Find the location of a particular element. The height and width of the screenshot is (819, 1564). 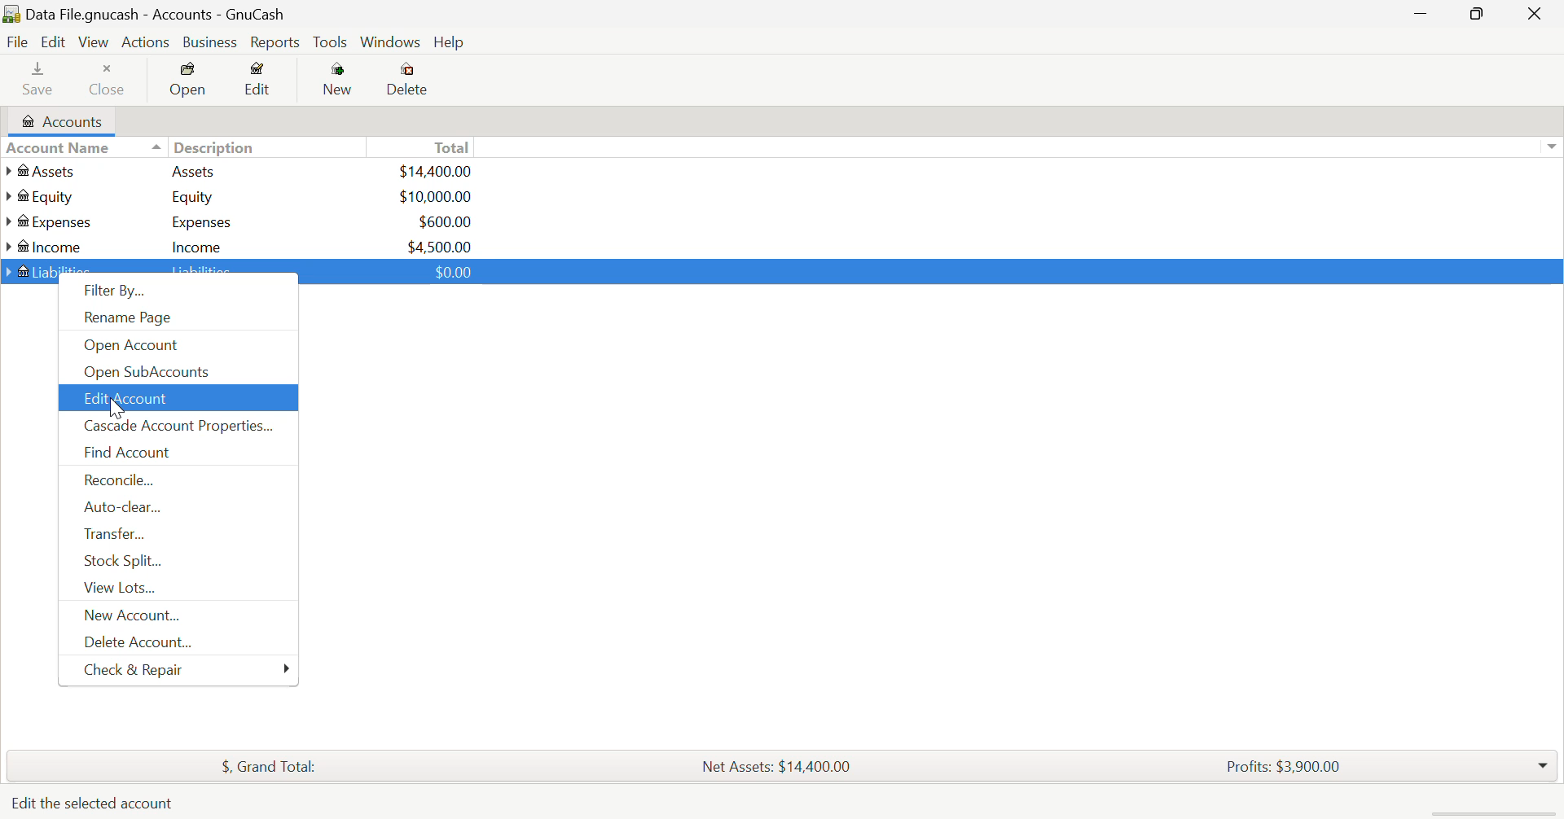

Reports is located at coordinates (279, 42).